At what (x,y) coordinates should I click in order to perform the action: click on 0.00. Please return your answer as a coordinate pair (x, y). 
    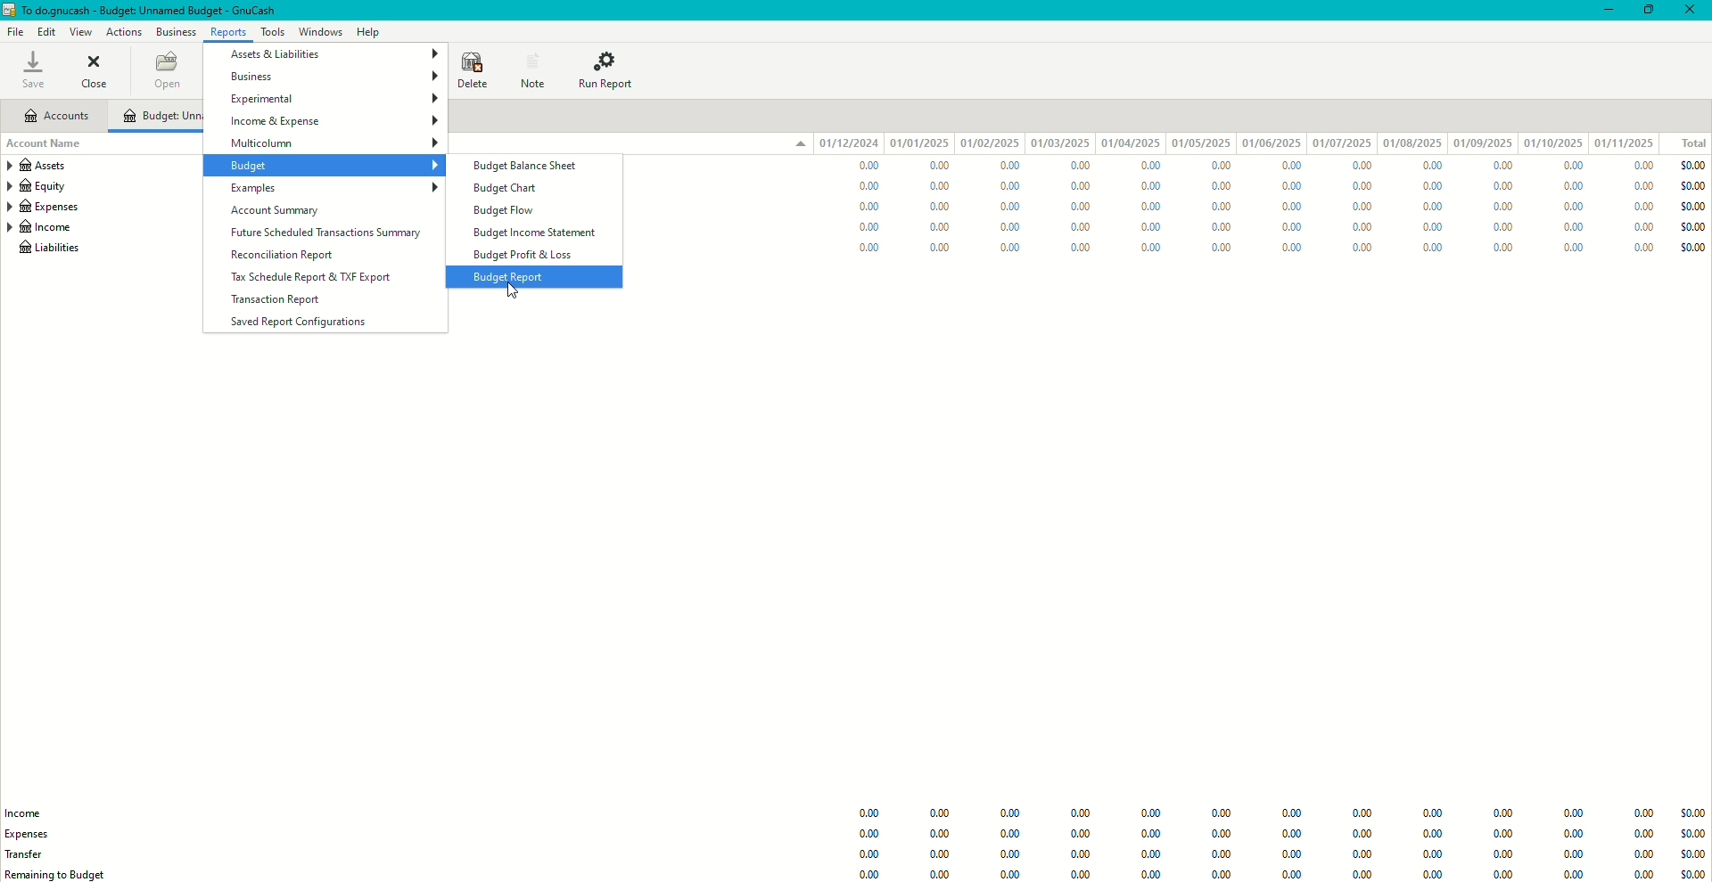
    Looking at the image, I should click on (1293, 205).